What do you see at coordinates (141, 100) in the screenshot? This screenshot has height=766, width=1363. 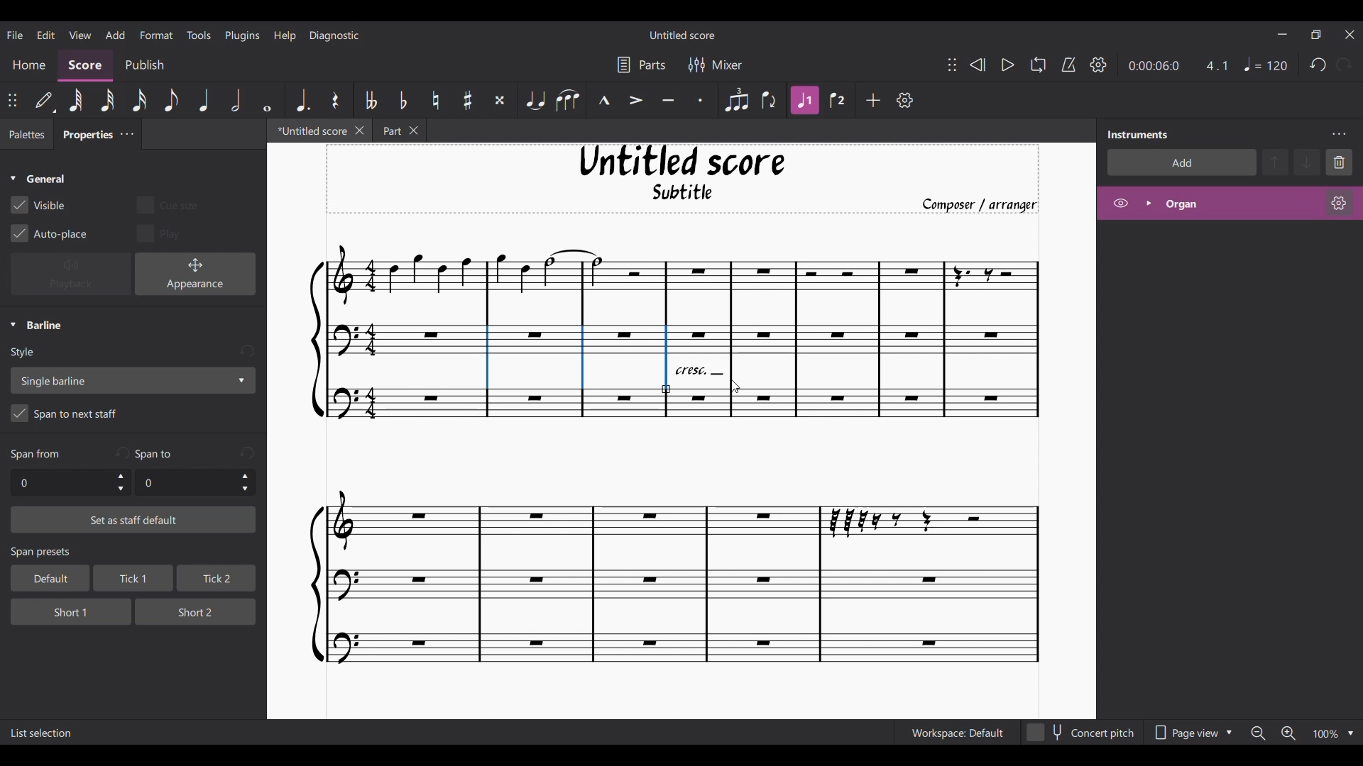 I see `16th note` at bounding box center [141, 100].